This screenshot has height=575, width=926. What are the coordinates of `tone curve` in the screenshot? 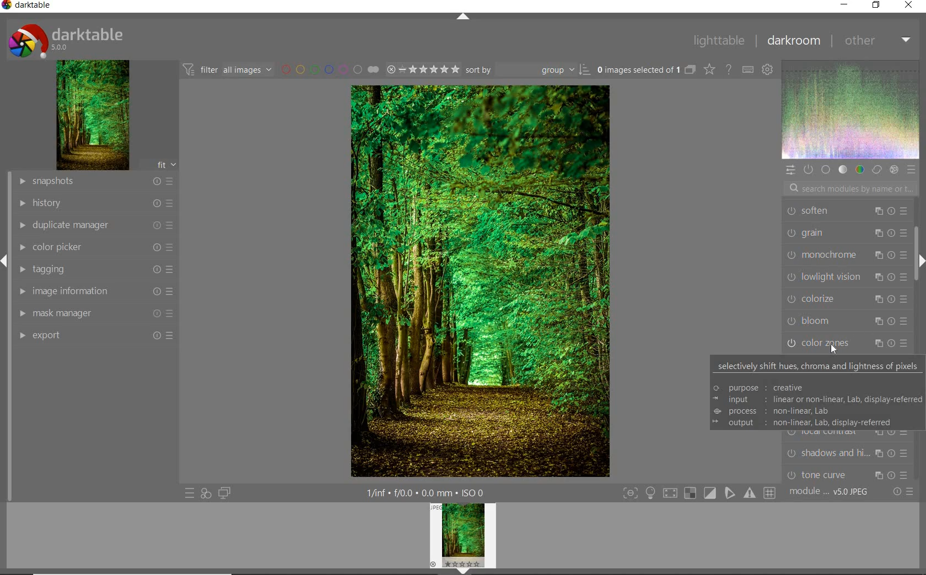 It's located at (849, 476).